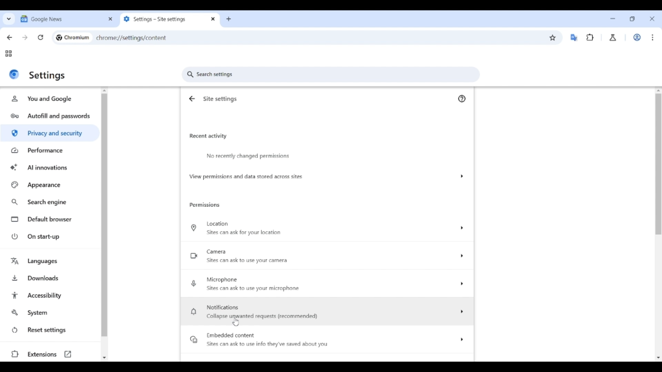  I want to click on Minimize, so click(613, 19).